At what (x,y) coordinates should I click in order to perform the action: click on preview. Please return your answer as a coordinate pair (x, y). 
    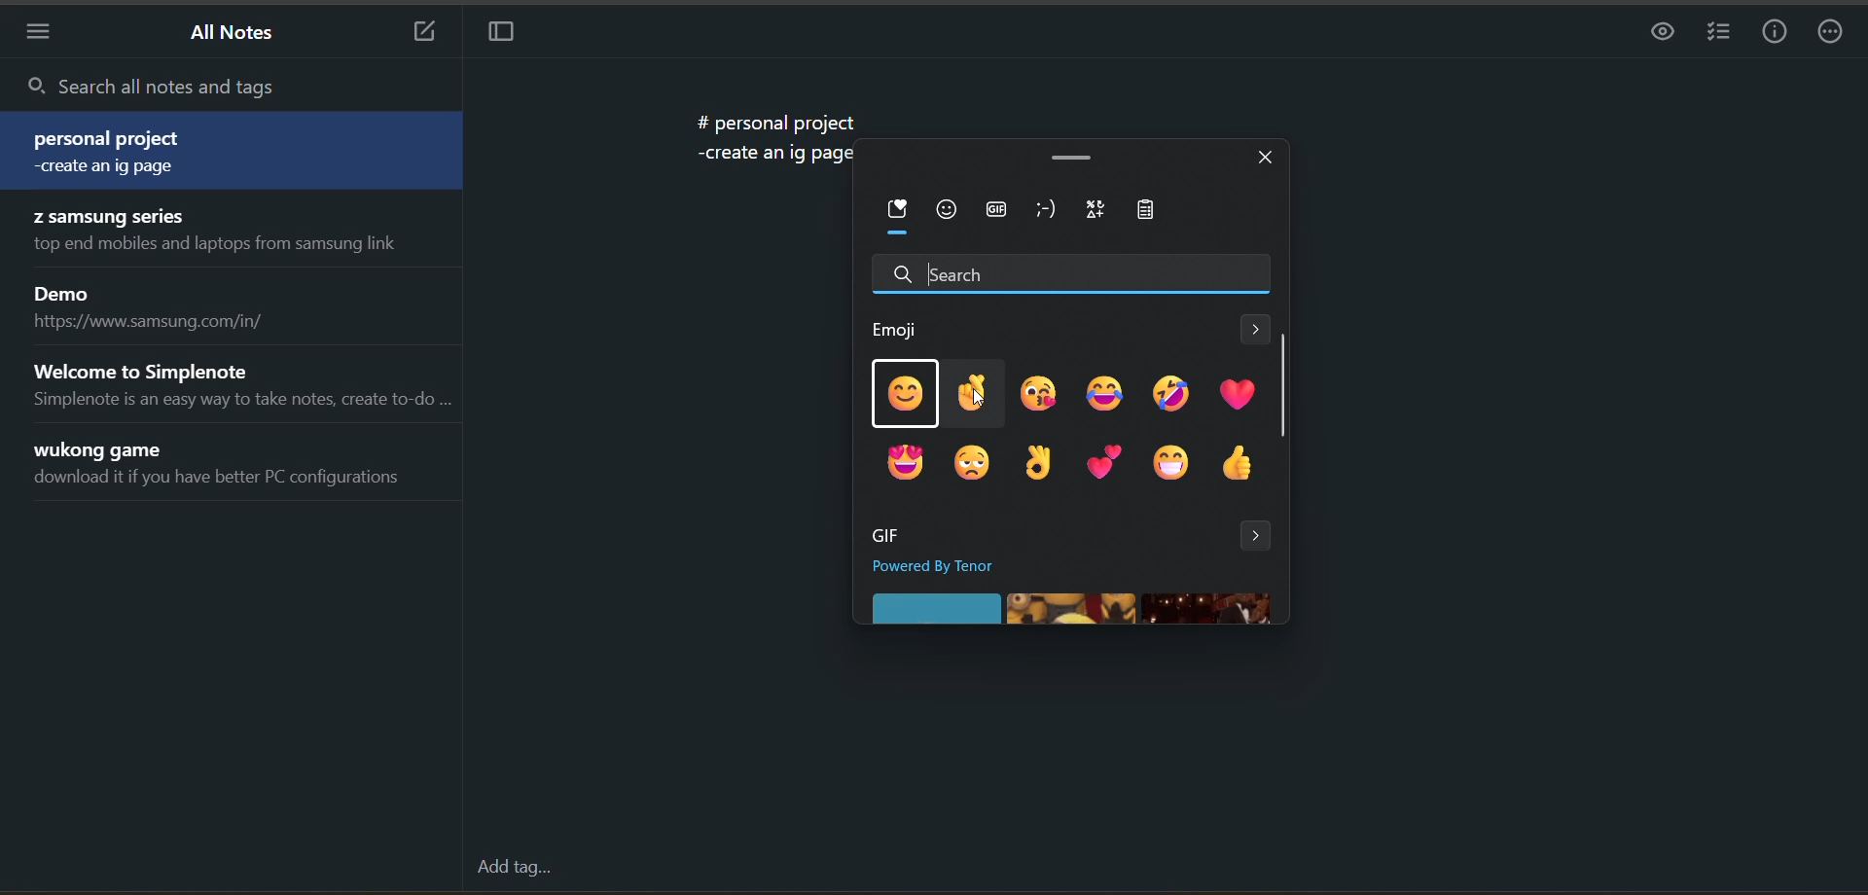
    Looking at the image, I should click on (1661, 31).